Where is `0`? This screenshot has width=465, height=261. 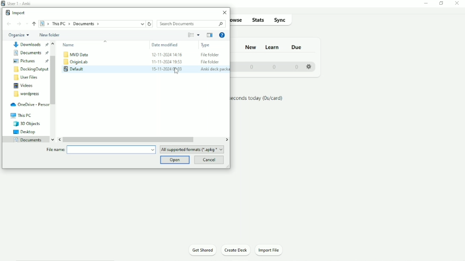 0 is located at coordinates (297, 67).